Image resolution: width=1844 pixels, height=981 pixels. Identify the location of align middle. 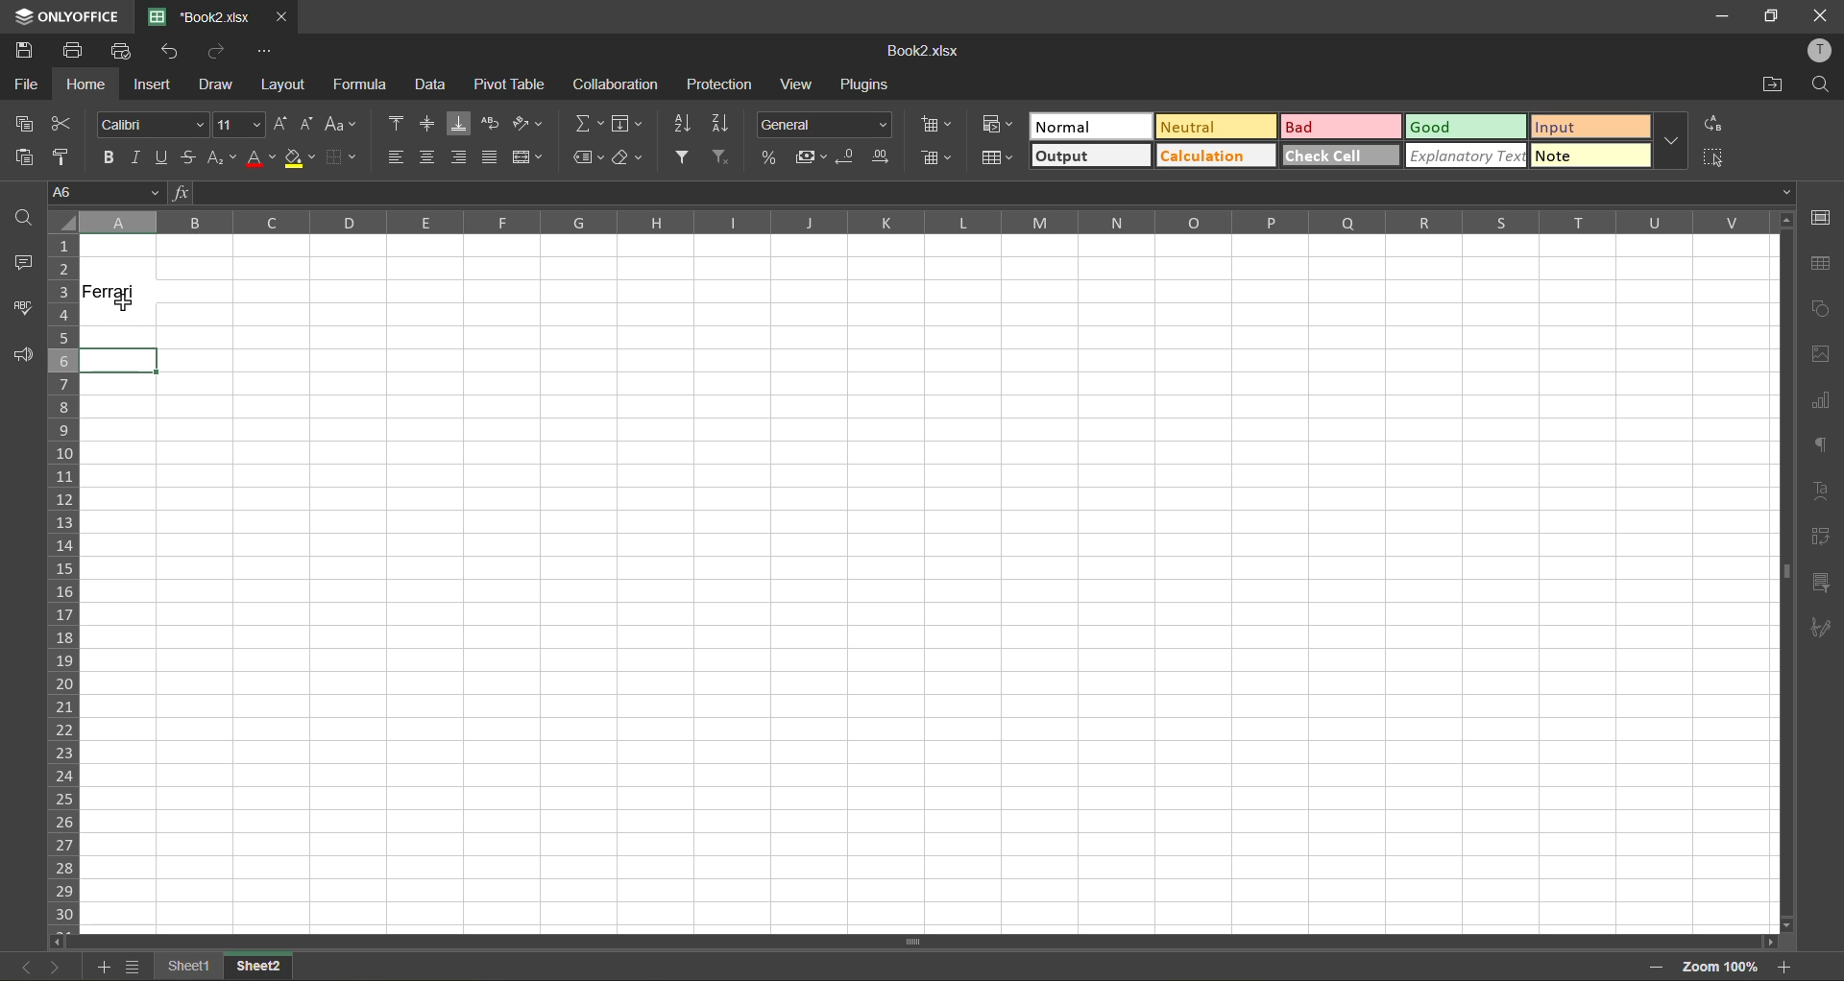
(428, 123).